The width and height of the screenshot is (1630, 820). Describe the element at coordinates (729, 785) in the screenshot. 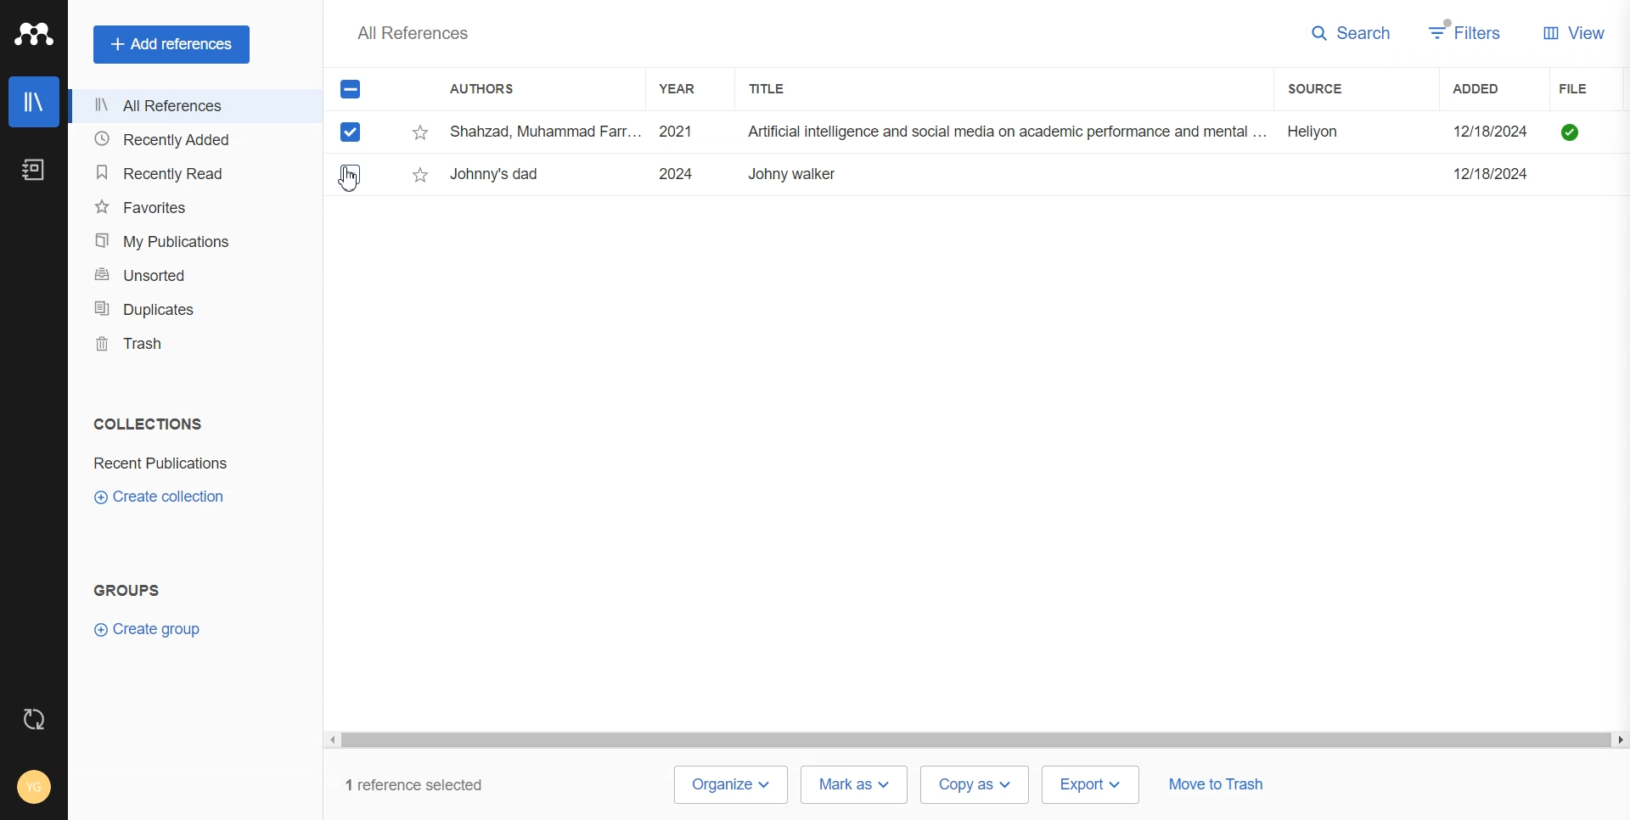

I see `Organize` at that location.